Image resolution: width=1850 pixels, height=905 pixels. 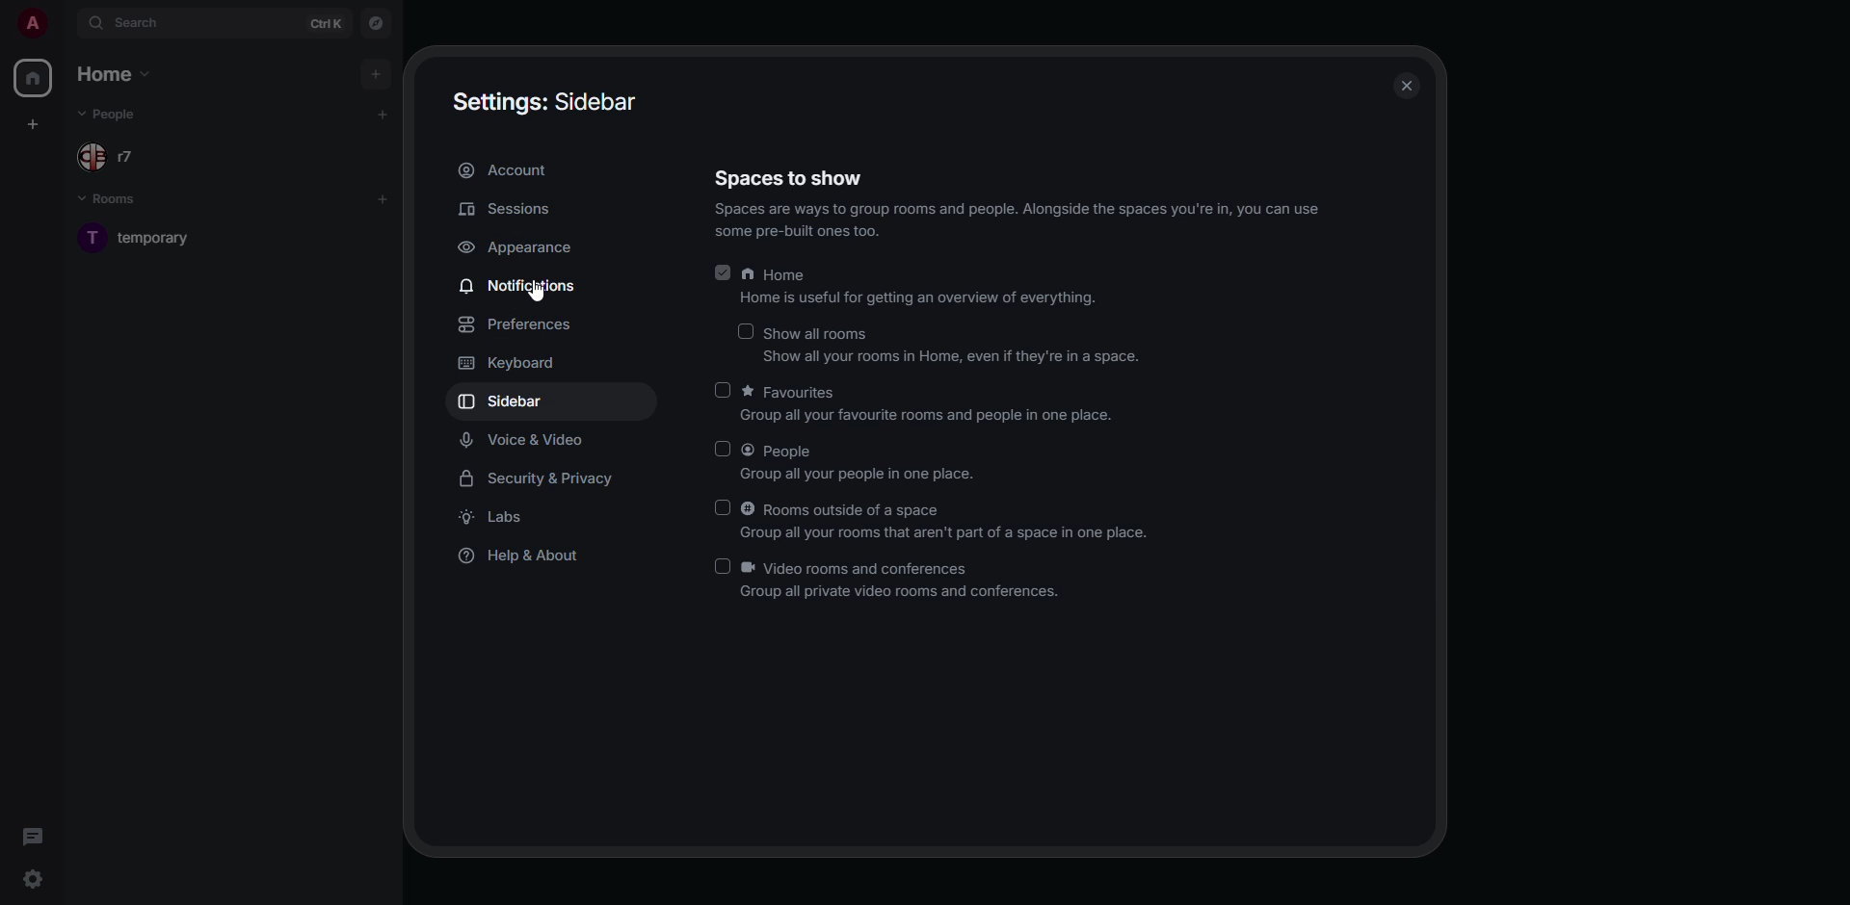 What do you see at coordinates (157, 242) in the screenshot?
I see `room` at bounding box center [157, 242].